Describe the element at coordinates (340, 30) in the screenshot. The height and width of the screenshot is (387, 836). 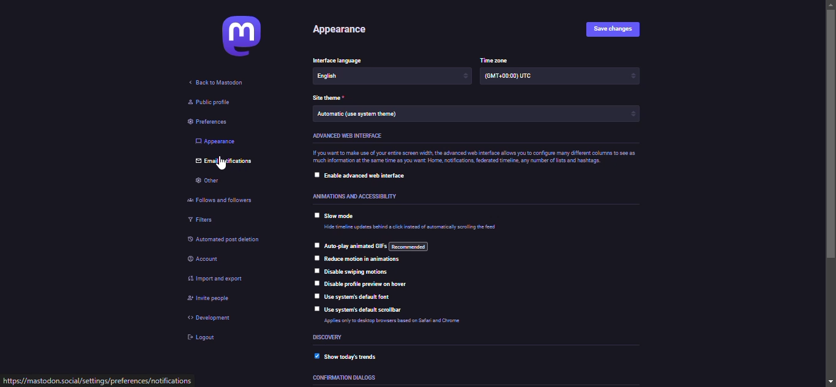
I see `appearance` at that location.